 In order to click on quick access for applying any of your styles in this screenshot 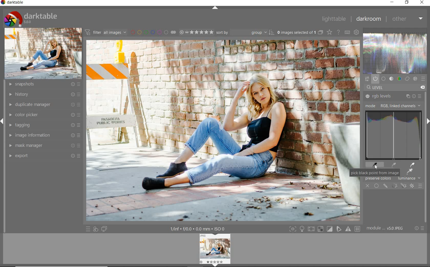, I will do `click(96, 229)`.